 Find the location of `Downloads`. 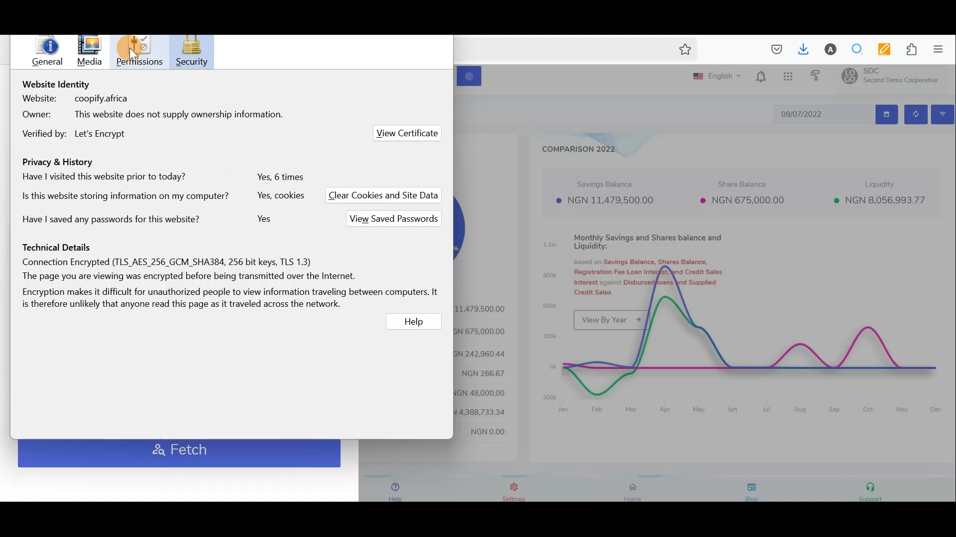

Downloads is located at coordinates (801, 48).